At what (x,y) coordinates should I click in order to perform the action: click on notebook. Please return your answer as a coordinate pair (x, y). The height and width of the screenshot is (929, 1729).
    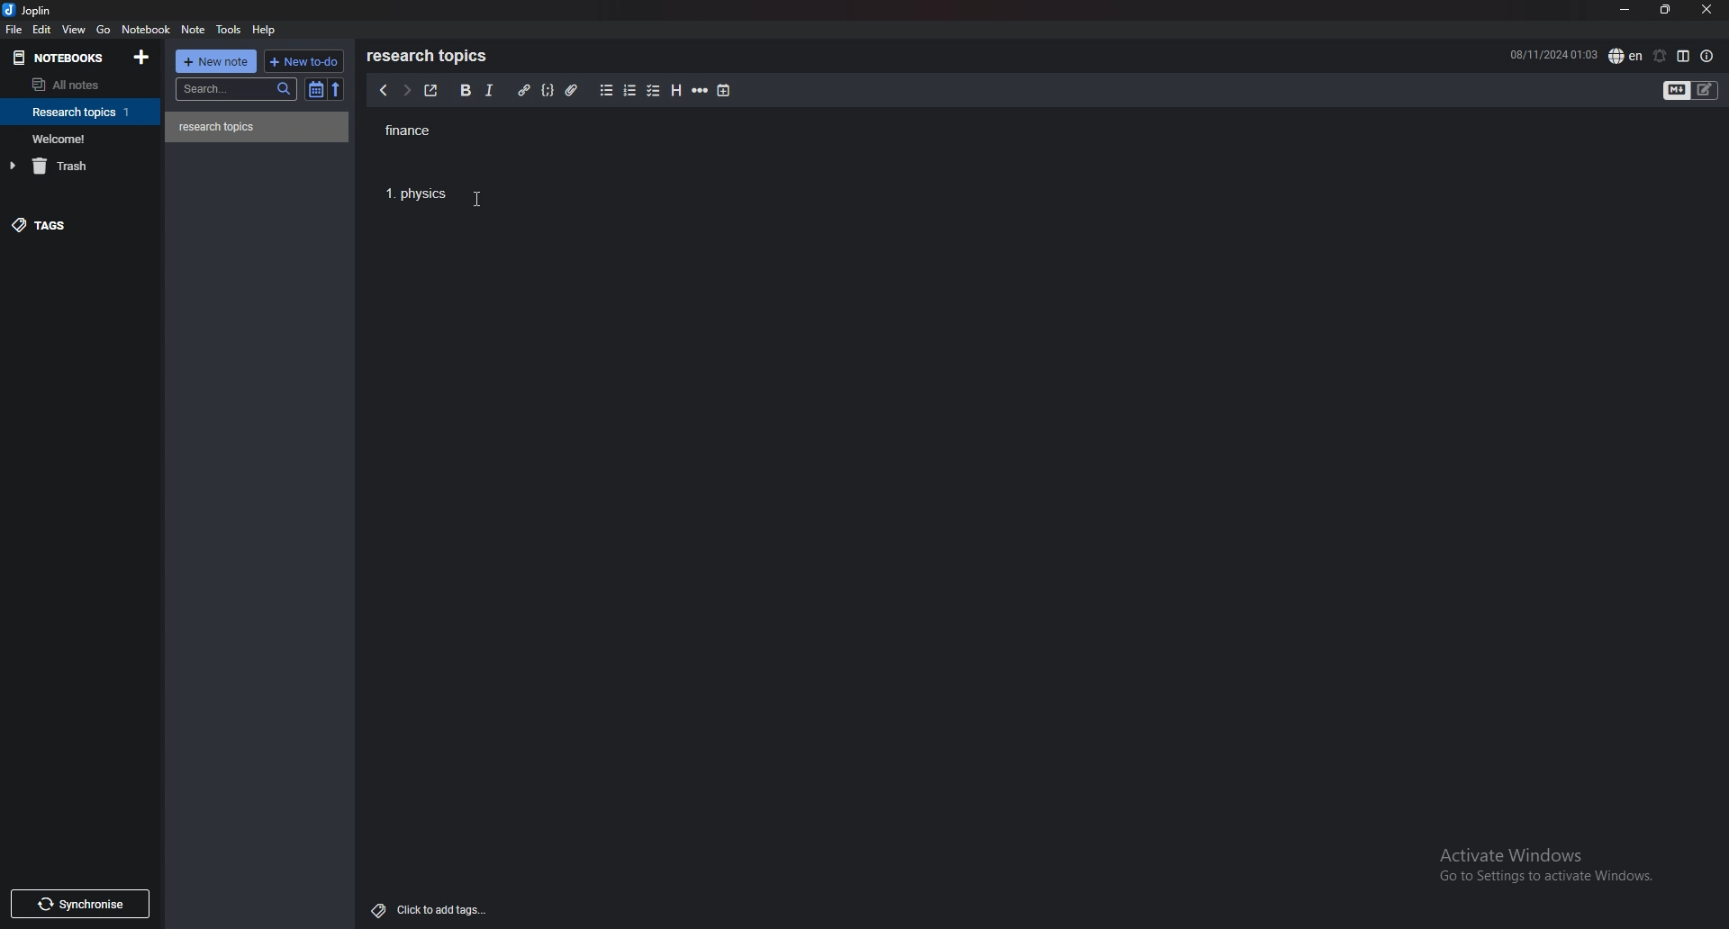
    Looking at the image, I should click on (83, 112).